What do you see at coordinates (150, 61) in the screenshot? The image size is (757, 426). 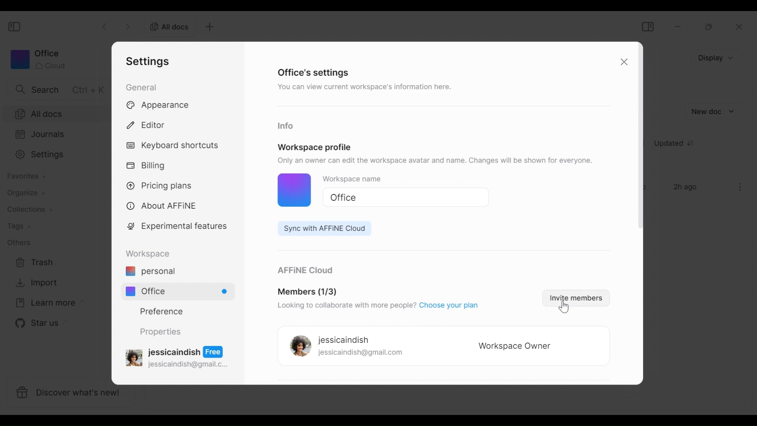 I see `Settings` at bounding box center [150, 61].